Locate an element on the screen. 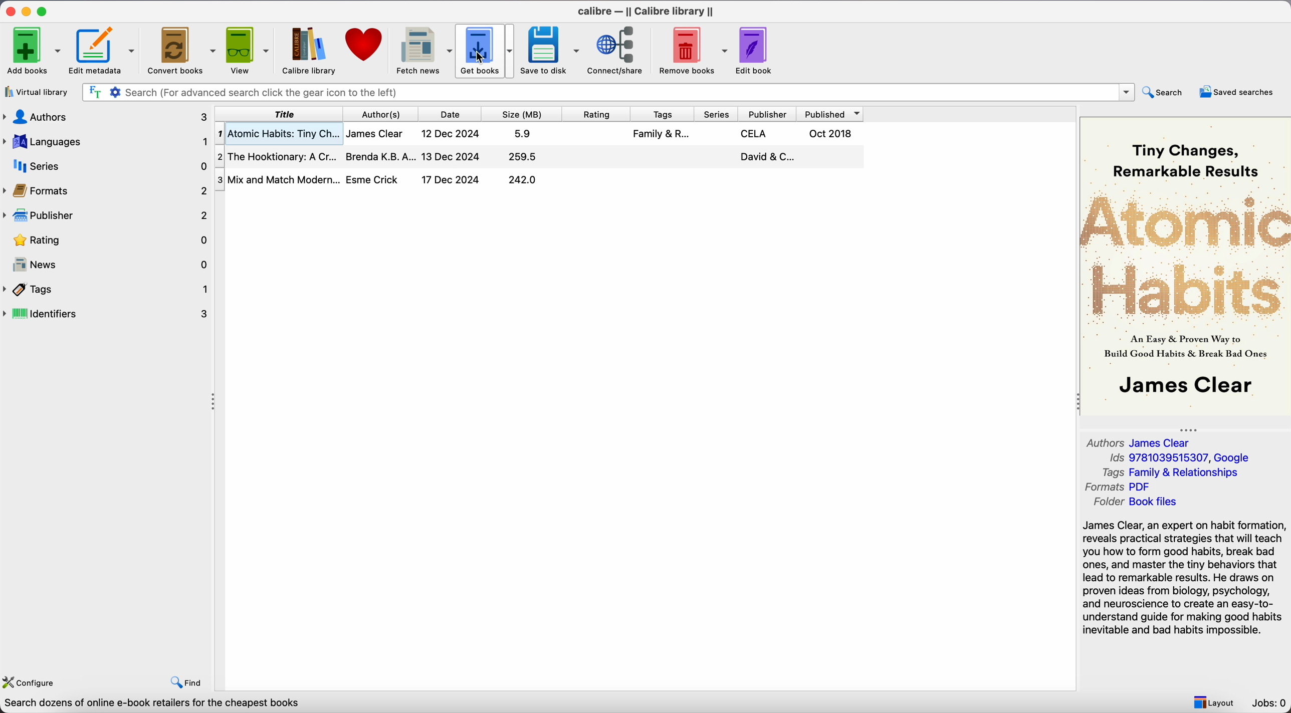 This screenshot has height=713, width=1291. remove books is located at coordinates (693, 50).